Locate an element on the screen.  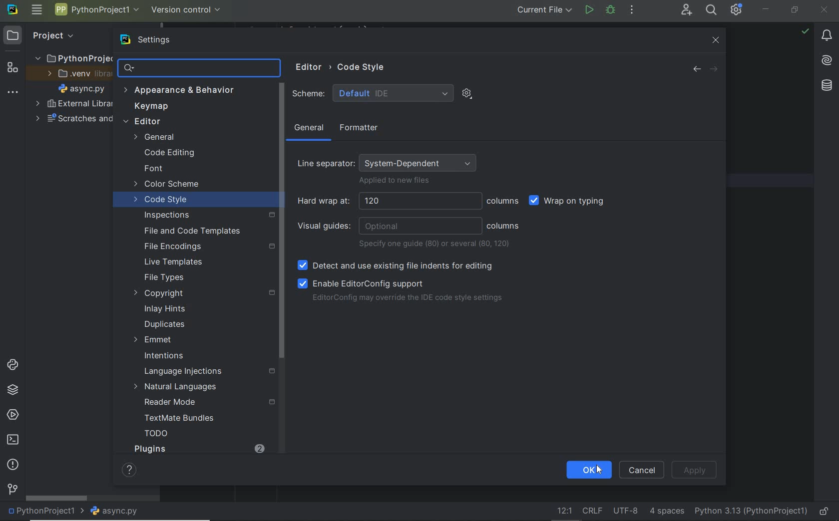
more actions is located at coordinates (632, 11).